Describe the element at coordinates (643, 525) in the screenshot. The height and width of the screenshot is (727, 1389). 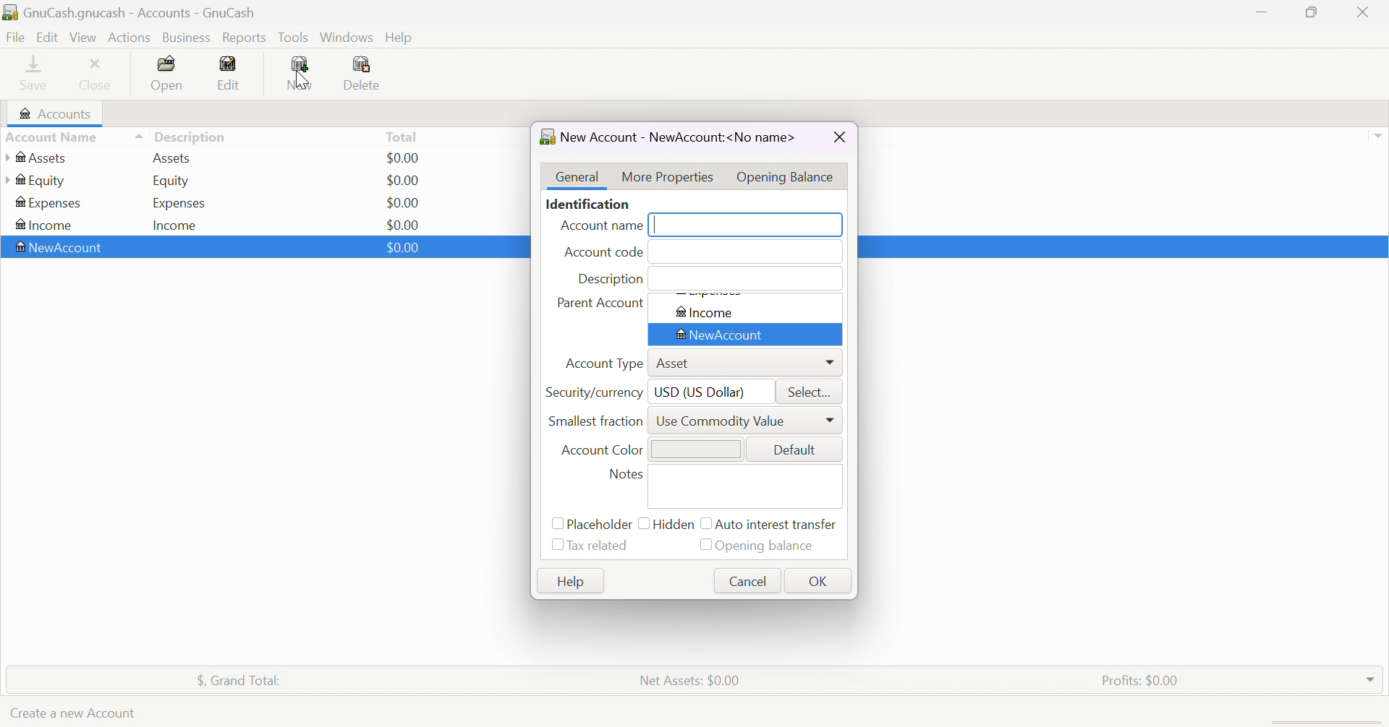
I see `Checkbox` at that location.